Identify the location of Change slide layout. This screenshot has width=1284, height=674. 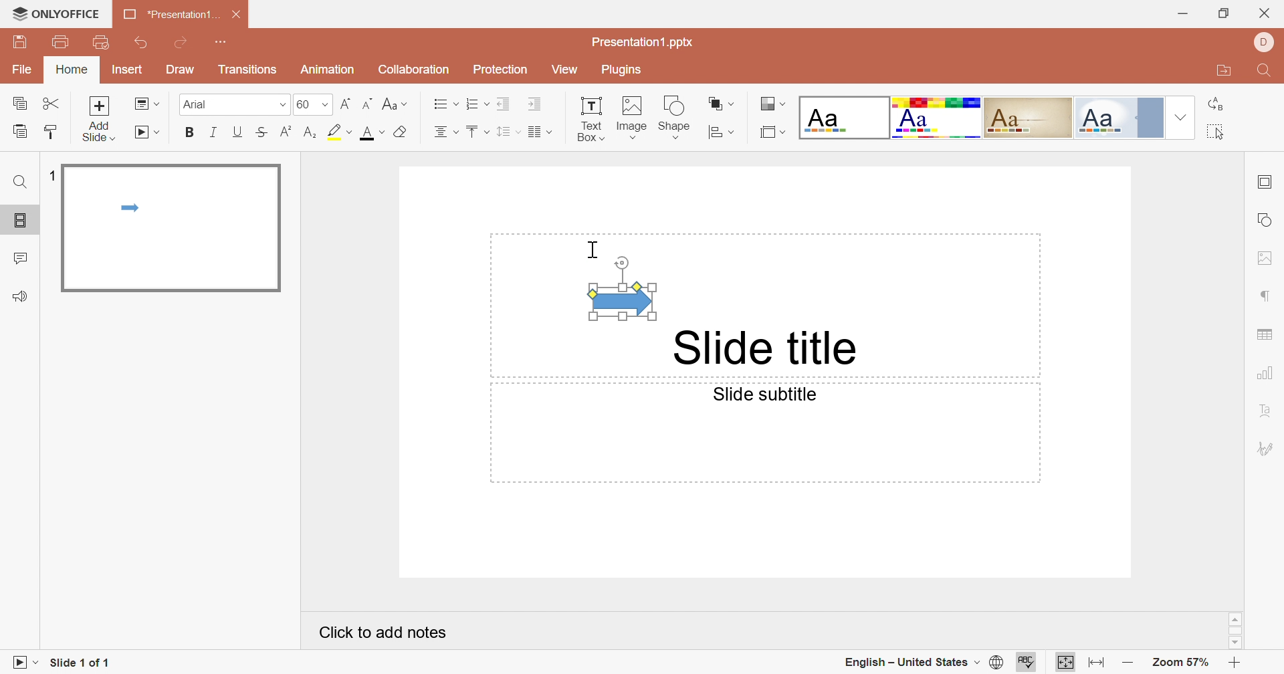
(148, 104).